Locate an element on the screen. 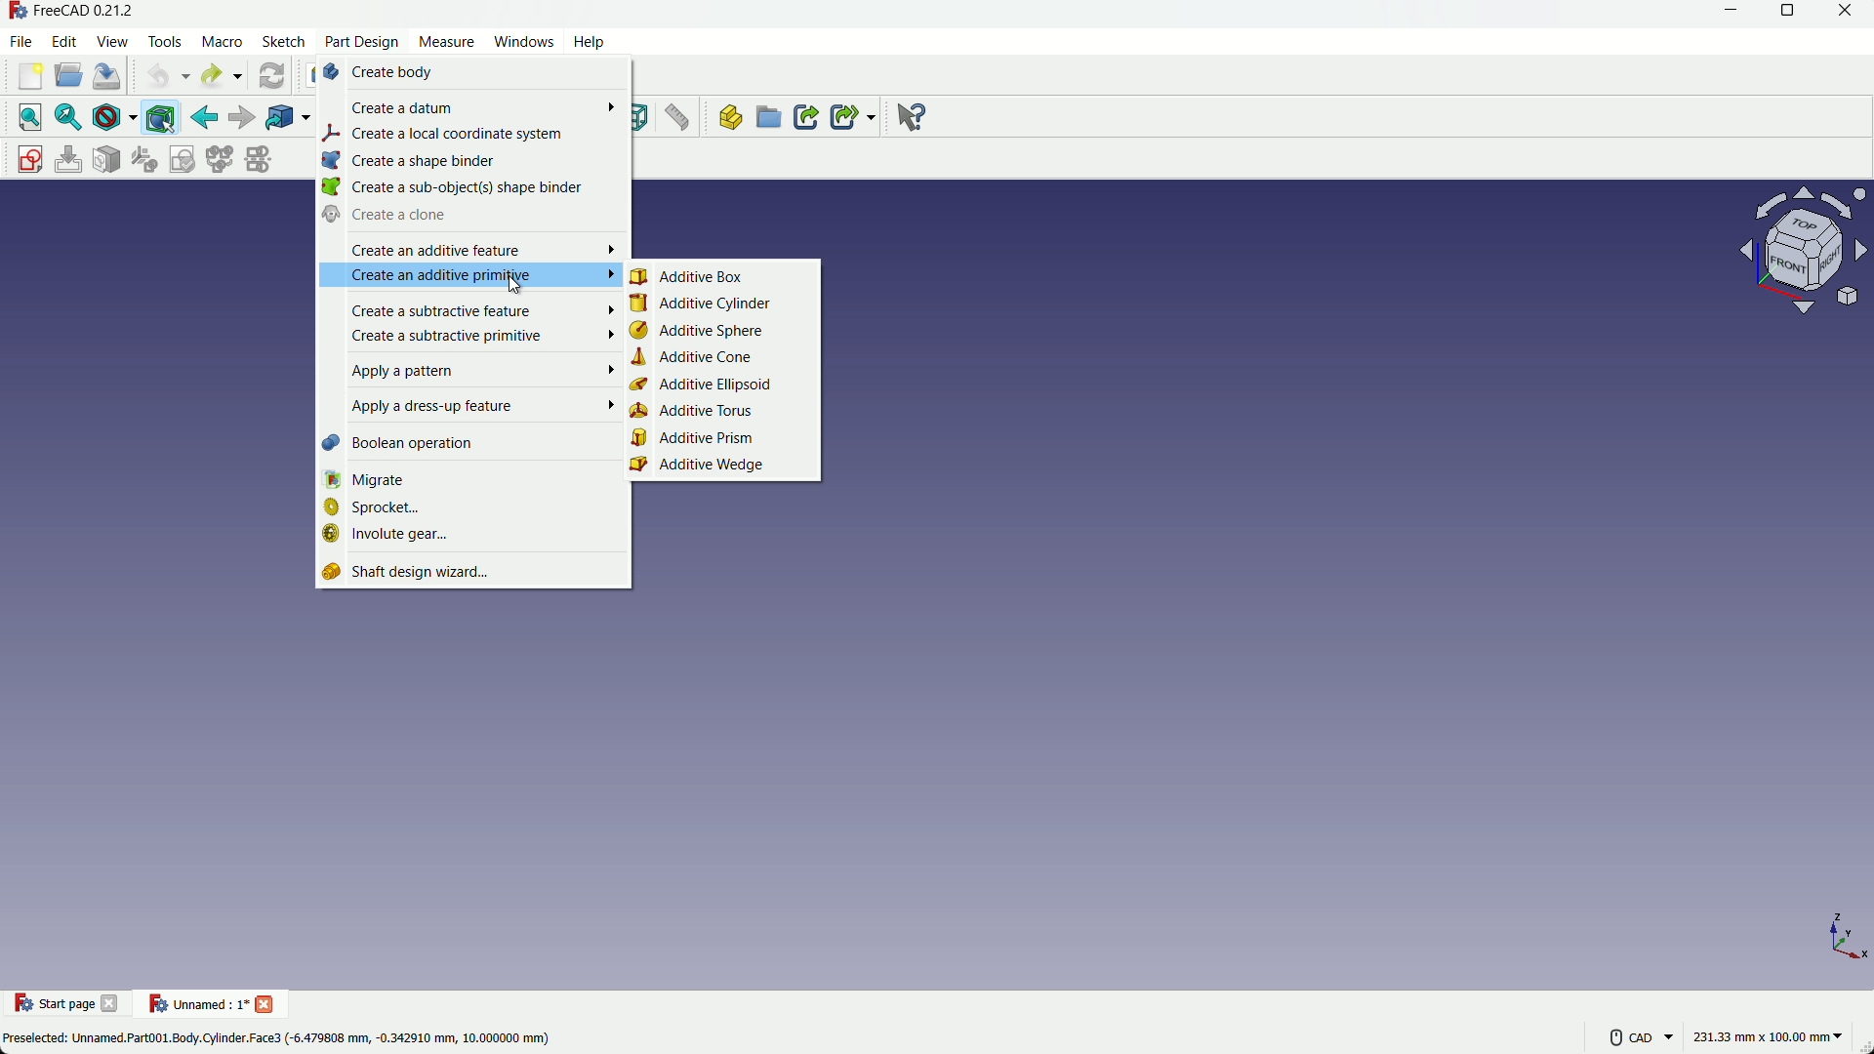 The height and width of the screenshot is (1054, 1874). involute gear is located at coordinates (478, 540).